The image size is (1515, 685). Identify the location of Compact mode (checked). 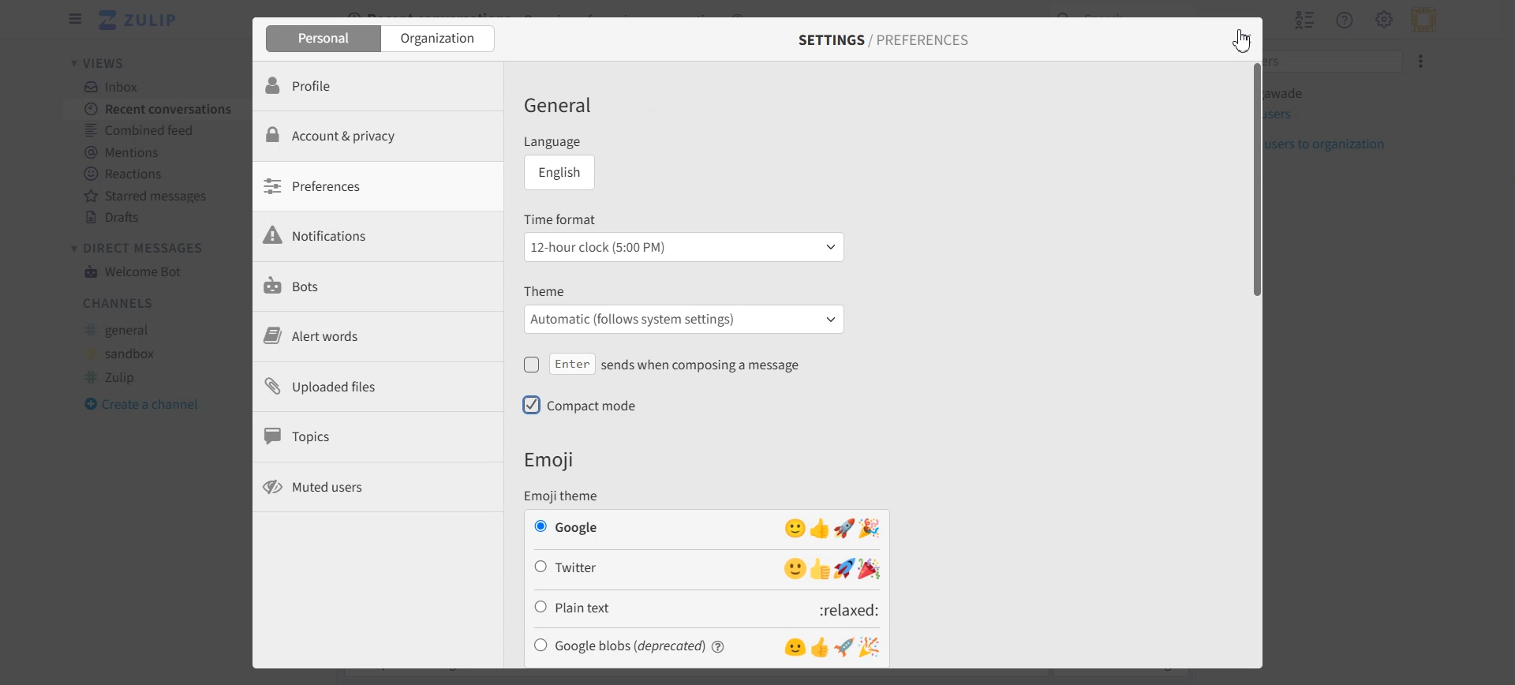
(607, 407).